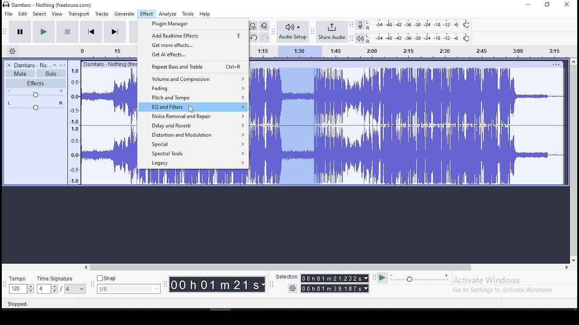  Describe the element at coordinates (166, 283) in the screenshot. I see `` at that location.